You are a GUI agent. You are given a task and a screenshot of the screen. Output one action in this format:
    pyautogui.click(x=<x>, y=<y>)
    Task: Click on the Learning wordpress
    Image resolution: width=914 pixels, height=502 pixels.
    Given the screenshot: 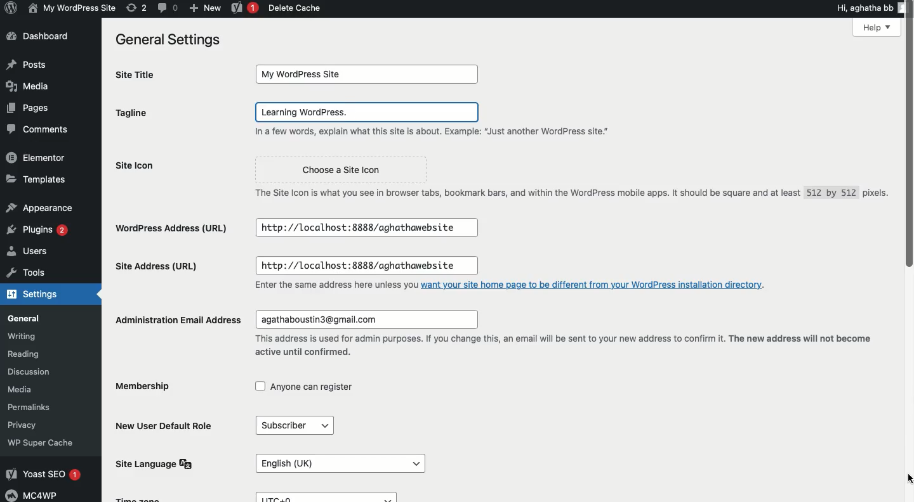 What is the action you would take?
    pyautogui.click(x=368, y=112)
    